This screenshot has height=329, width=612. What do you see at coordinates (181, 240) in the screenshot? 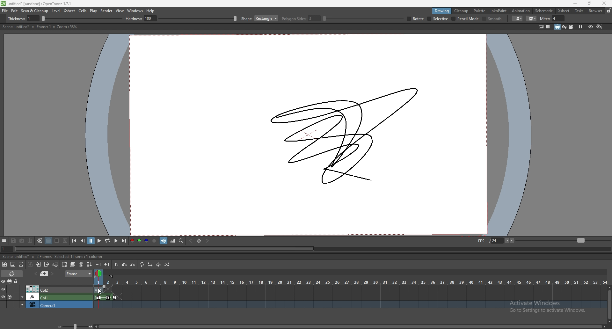
I see `locator` at bounding box center [181, 240].